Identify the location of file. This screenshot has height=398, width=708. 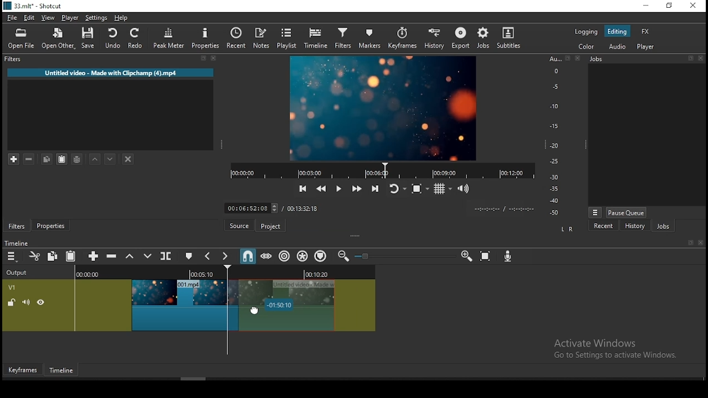
(13, 18).